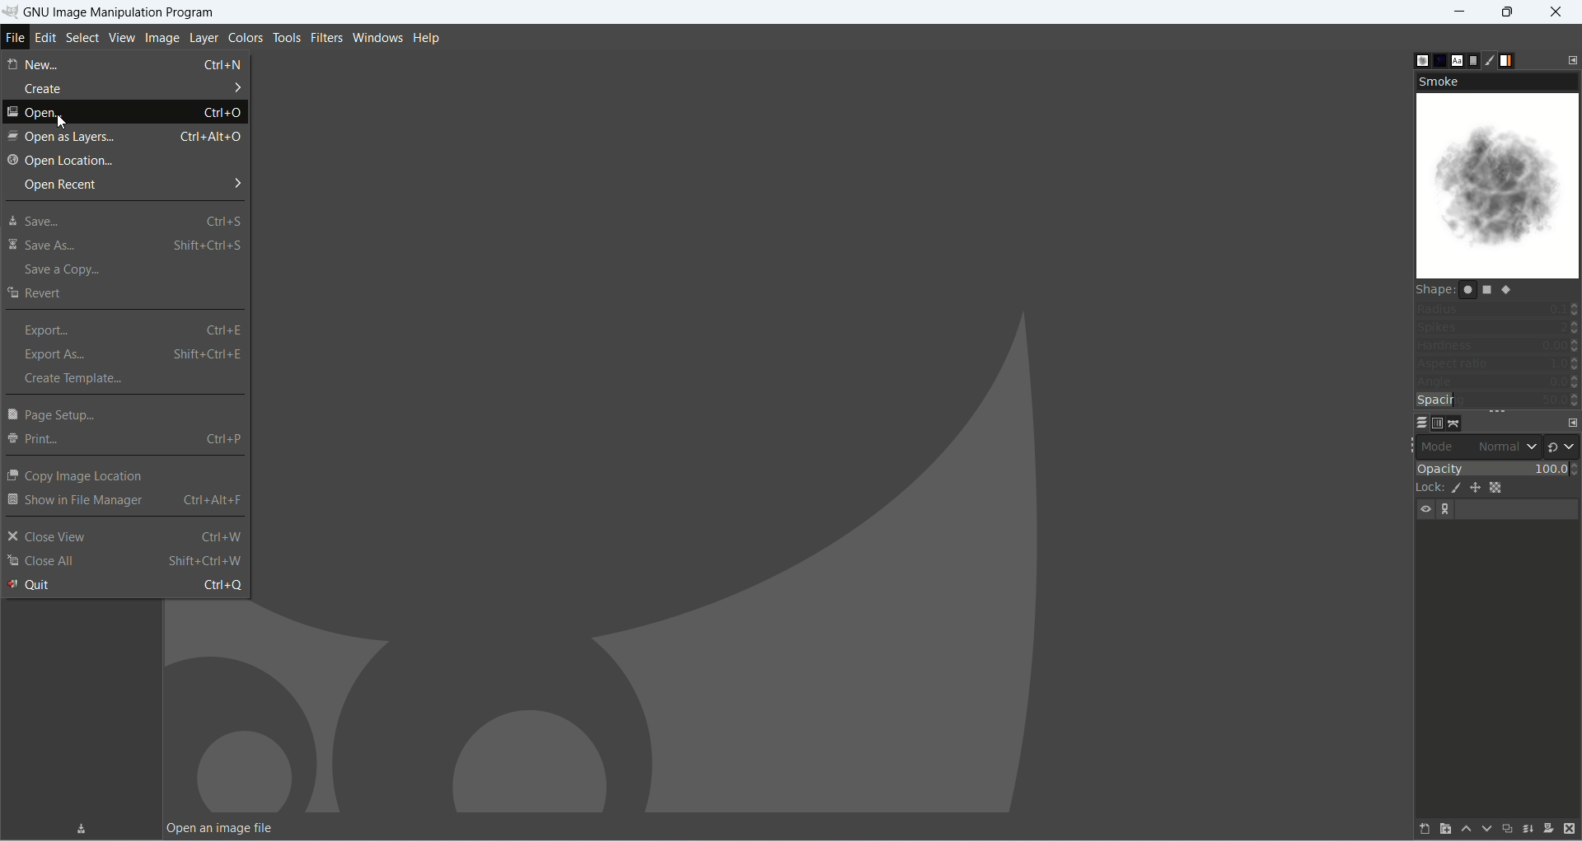  What do you see at coordinates (68, 271) in the screenshot?
I see `save a copy` at bounding box center [68, 271].